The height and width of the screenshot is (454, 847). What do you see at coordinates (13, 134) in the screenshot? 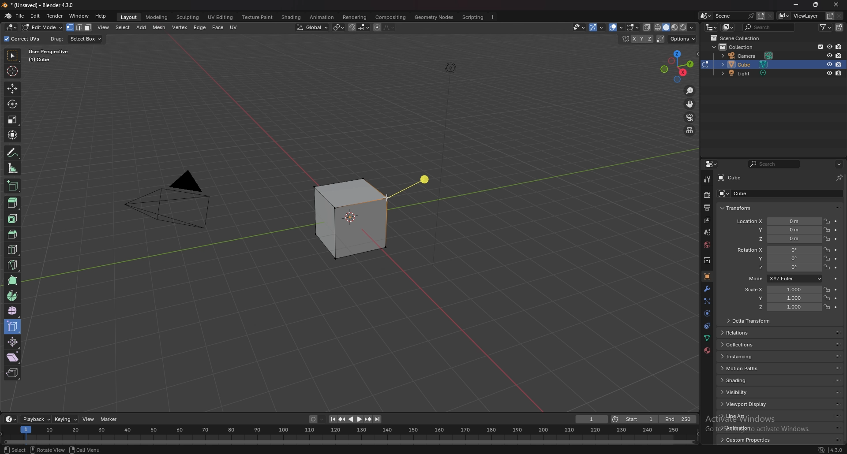
I see `transform` at bounding box center [13, 134].